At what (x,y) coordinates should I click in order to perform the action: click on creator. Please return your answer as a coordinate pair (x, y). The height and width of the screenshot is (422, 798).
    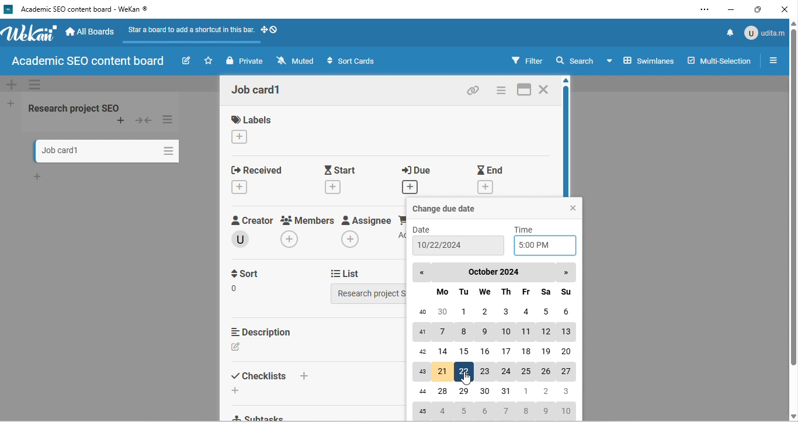
    Looking at the image, I should click on (254, 220).